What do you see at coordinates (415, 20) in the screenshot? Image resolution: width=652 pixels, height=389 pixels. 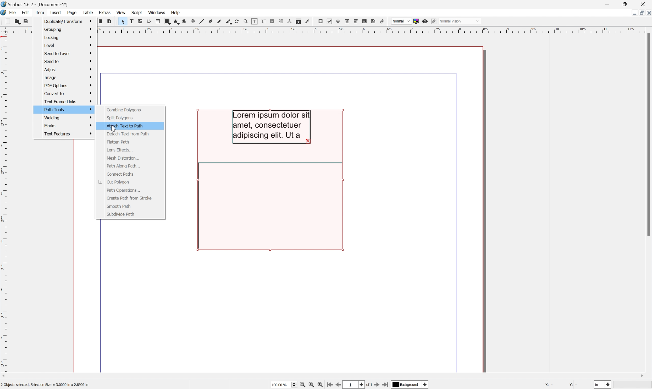 I see `Toggle color management system` at bounding box center [415, 20].